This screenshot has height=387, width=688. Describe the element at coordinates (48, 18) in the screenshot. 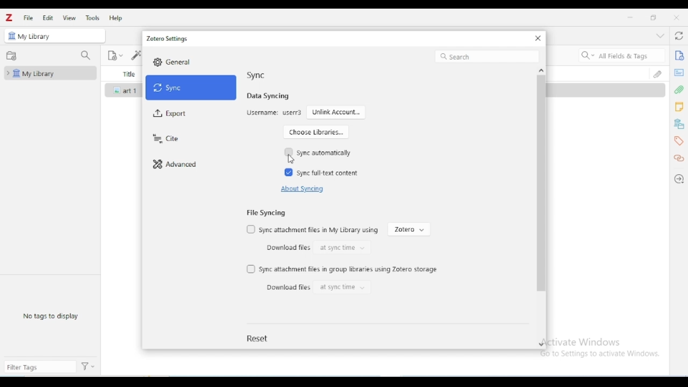

I see `edit` at that location.